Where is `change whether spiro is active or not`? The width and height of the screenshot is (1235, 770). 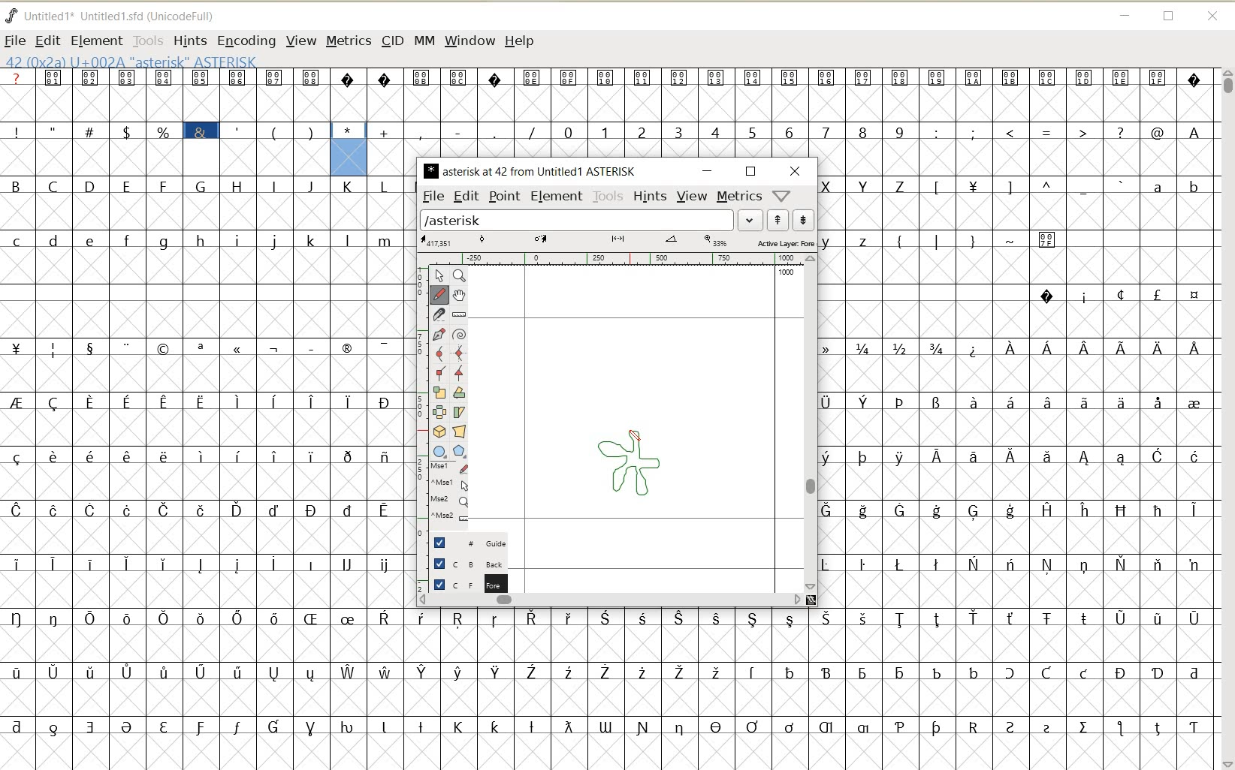
change whether spiro is active or not is located at coordinates (460, 333).